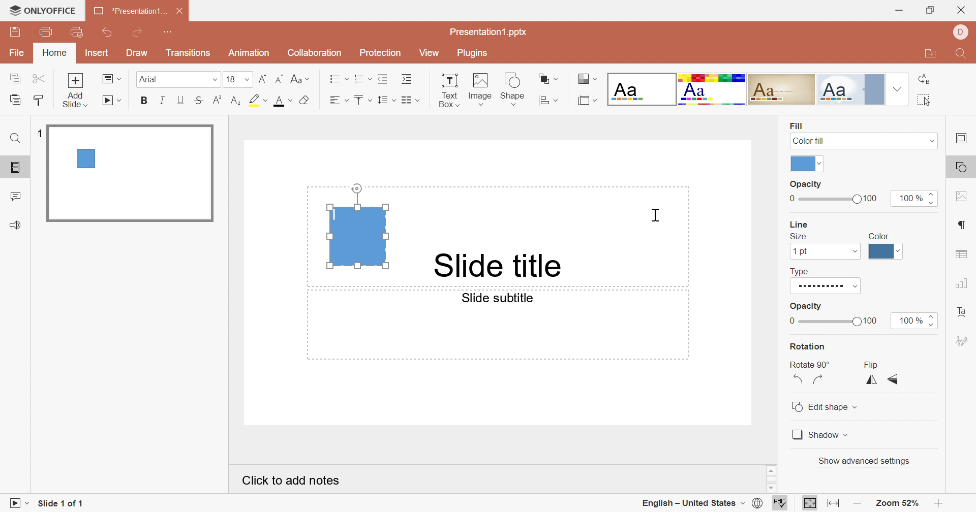  I want to click on Change slide layout, so click(111, 79).